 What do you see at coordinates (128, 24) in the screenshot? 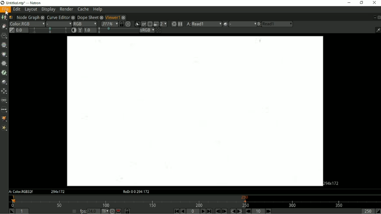
I see `Scale image` at bounding box center [128, 24].